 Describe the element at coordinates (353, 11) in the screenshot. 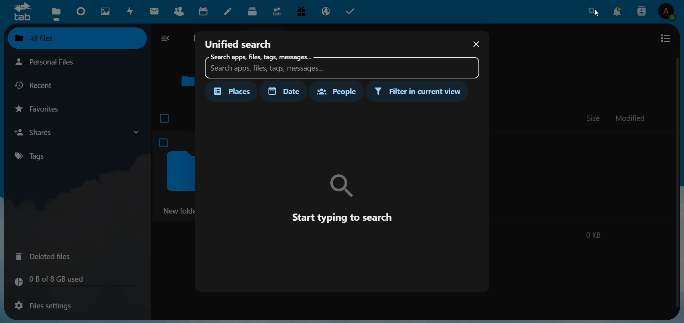

I see `task` at that location.